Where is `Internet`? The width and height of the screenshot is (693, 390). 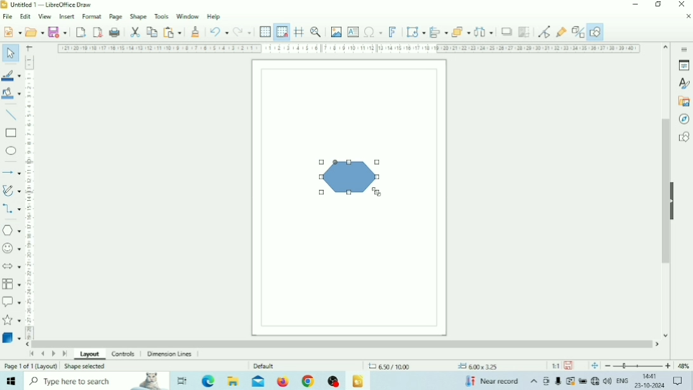 Internet is located at coordinates (595, 380).